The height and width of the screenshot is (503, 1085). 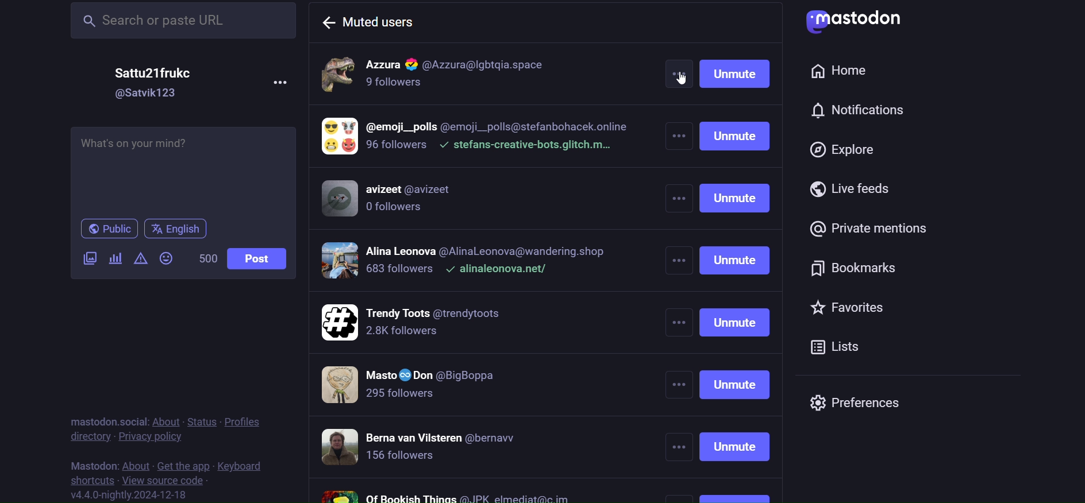 I want to click on directory, so click(x=87, y=436).